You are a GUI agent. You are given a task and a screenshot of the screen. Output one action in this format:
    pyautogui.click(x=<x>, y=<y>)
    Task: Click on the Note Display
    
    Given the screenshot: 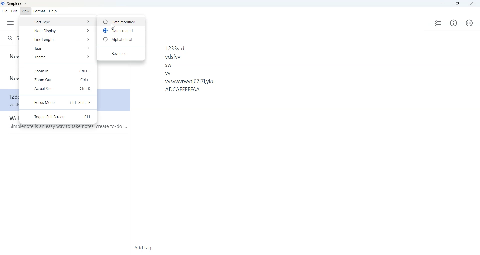 What is the action you would take?
    pyautogui.click(x=58, y=31)
    